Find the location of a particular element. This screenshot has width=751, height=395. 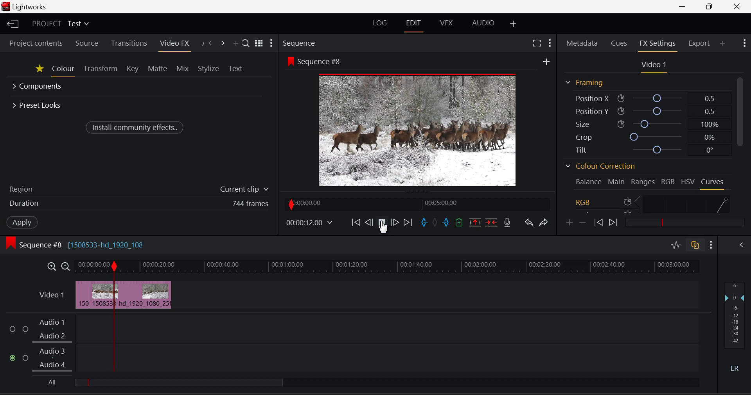

Colour Correction is located at coordinates (599, 166).